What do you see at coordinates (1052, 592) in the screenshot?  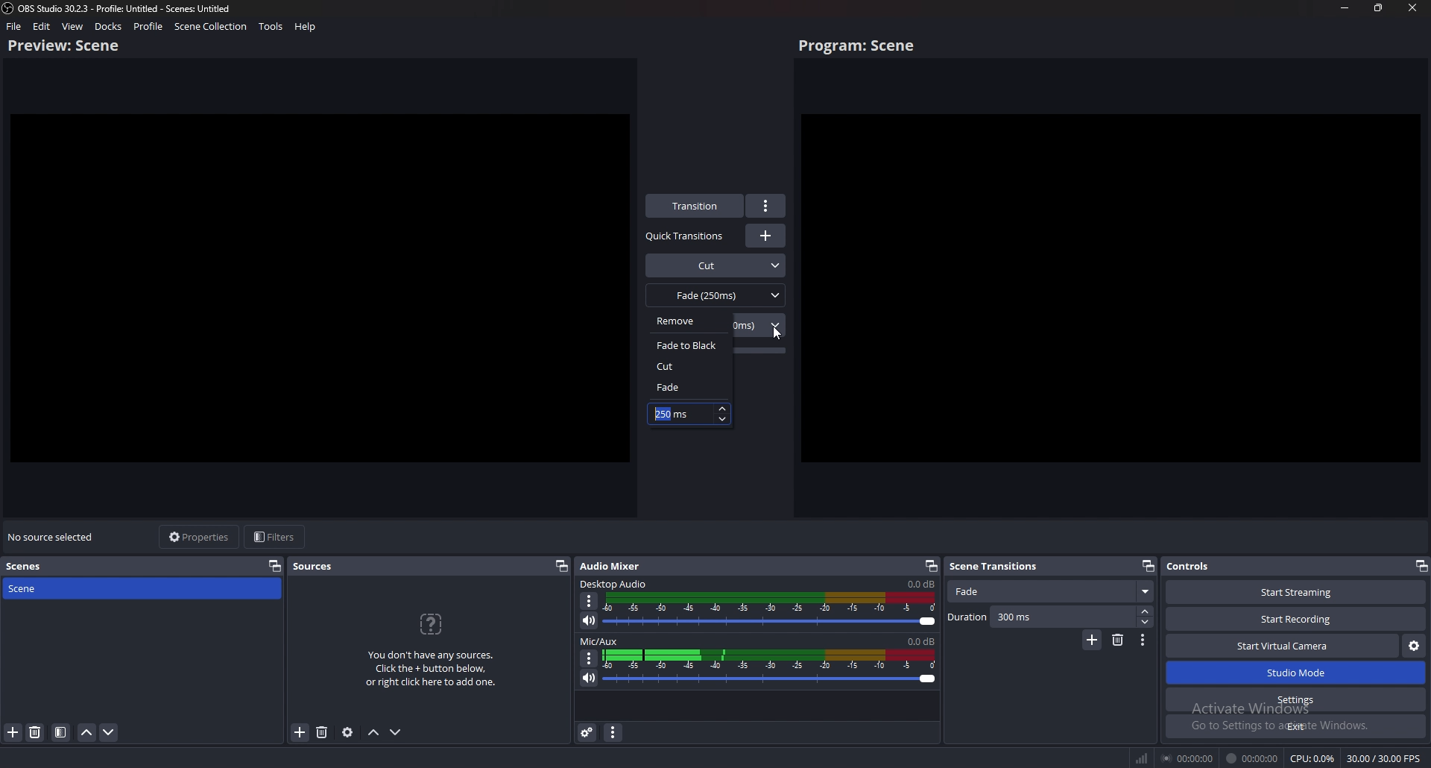 I see `Fade` at bounding box center [1052, 592].